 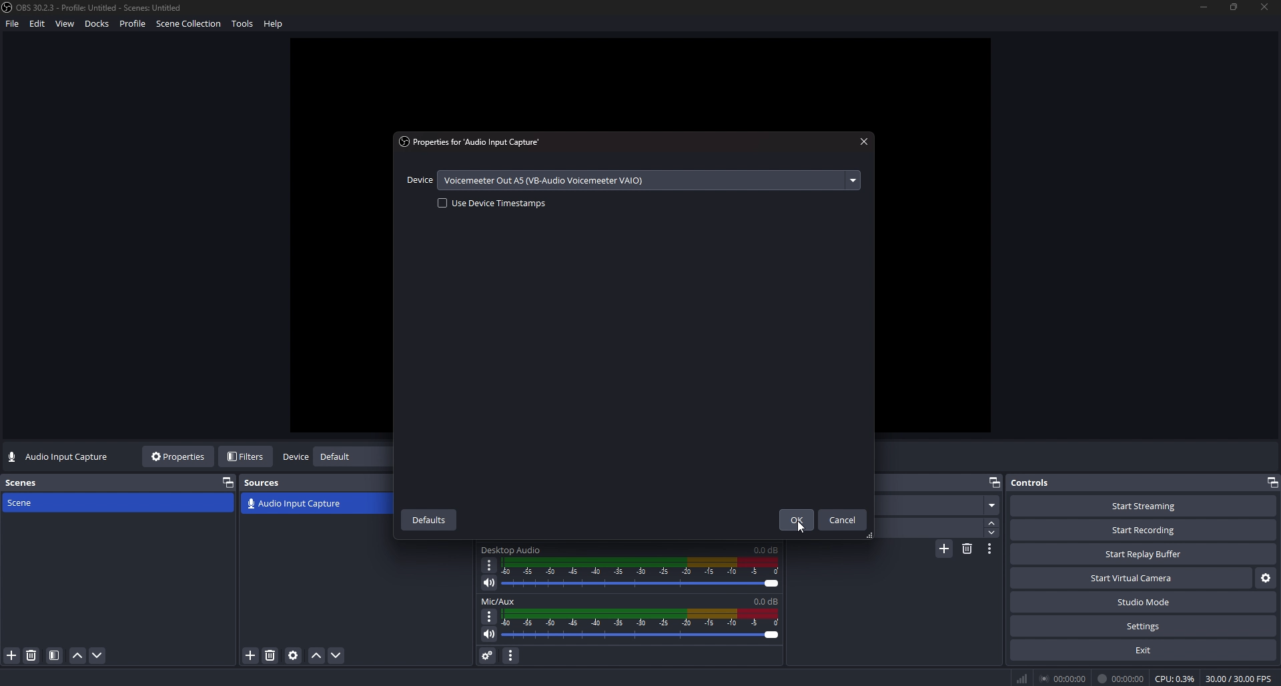 What do you see at coordinates (549, 179) in the screenshot?
I see `voicemeeter out a5` at bounding box center [549, 179].